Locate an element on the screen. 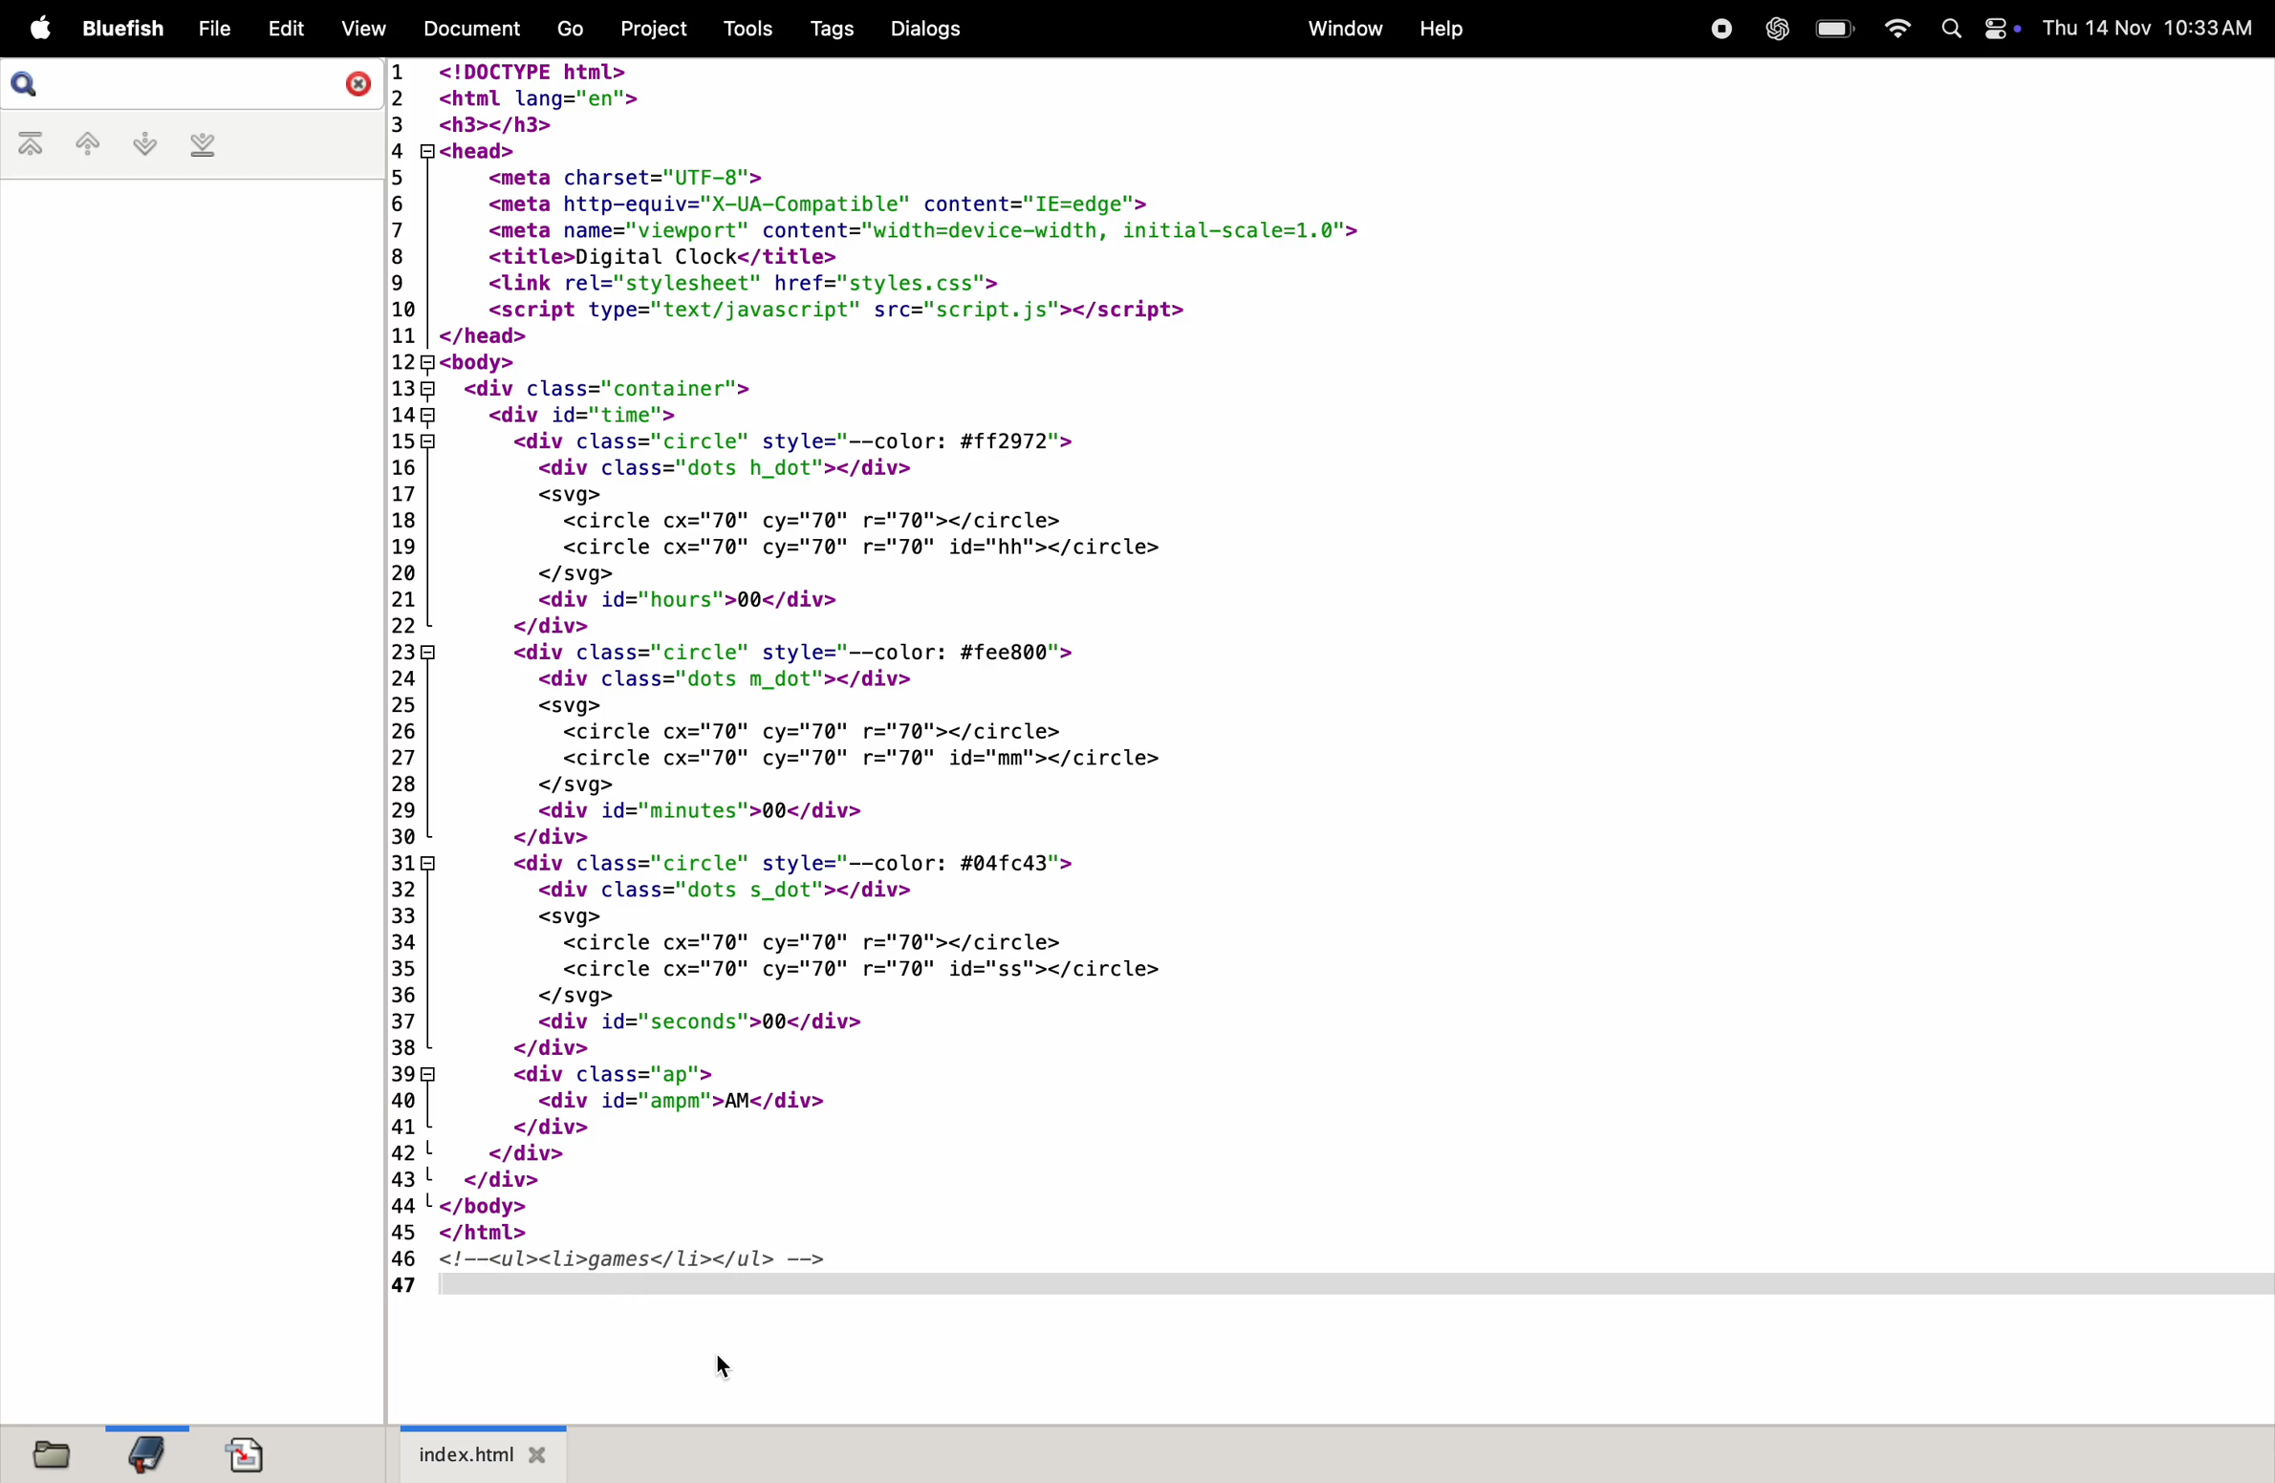 The width and height of the screenshot is (2275, 1483). record is located at coordinates (1720, 31).